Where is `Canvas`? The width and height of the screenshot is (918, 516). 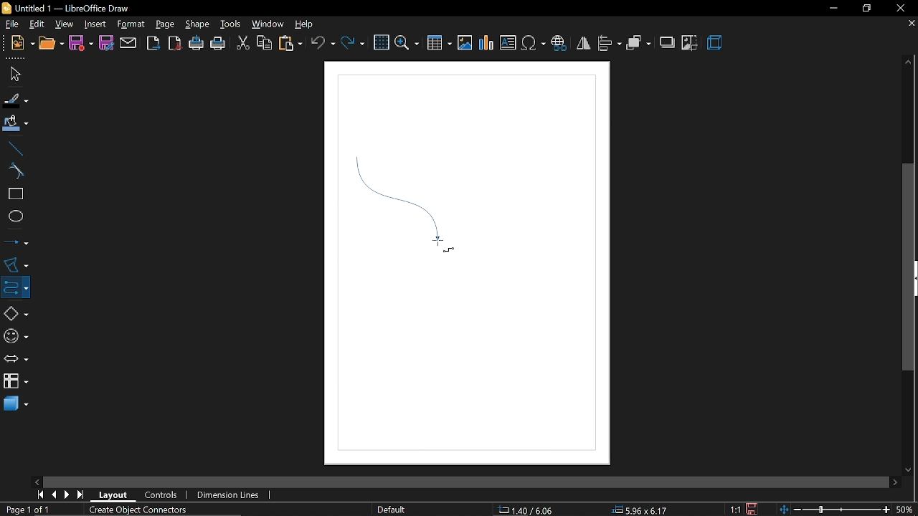
Canvas is located at coordinates (468, 265).